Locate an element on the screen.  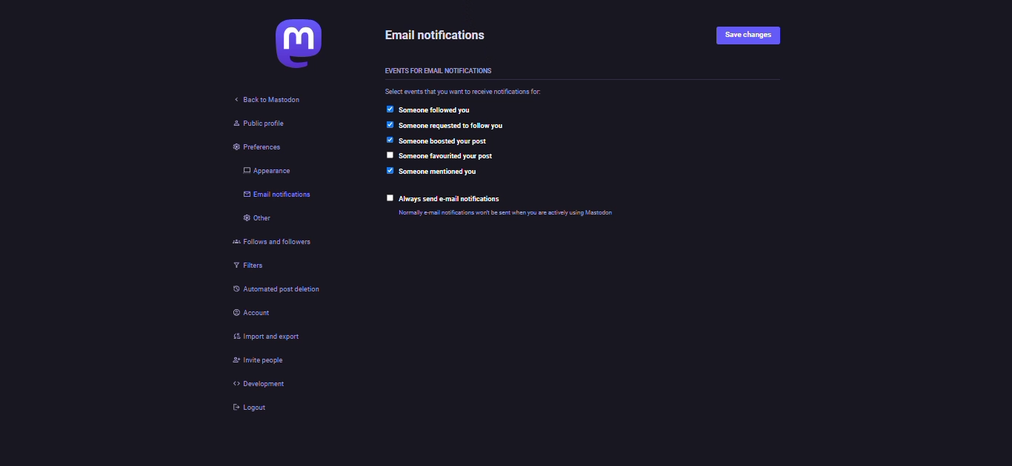
save changes is located at coordinates (753, 36).